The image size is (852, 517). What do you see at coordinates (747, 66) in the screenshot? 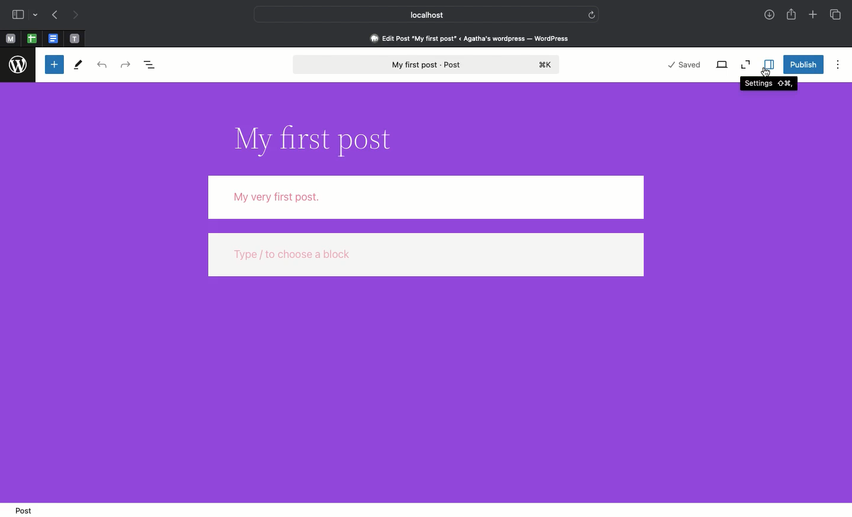
I see `Zoom out` at bounding box center [747, 66].